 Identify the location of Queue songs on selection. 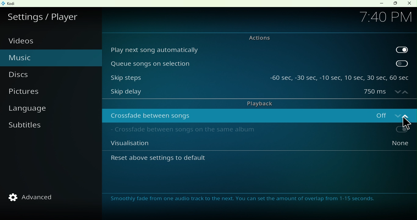
(247, 63).